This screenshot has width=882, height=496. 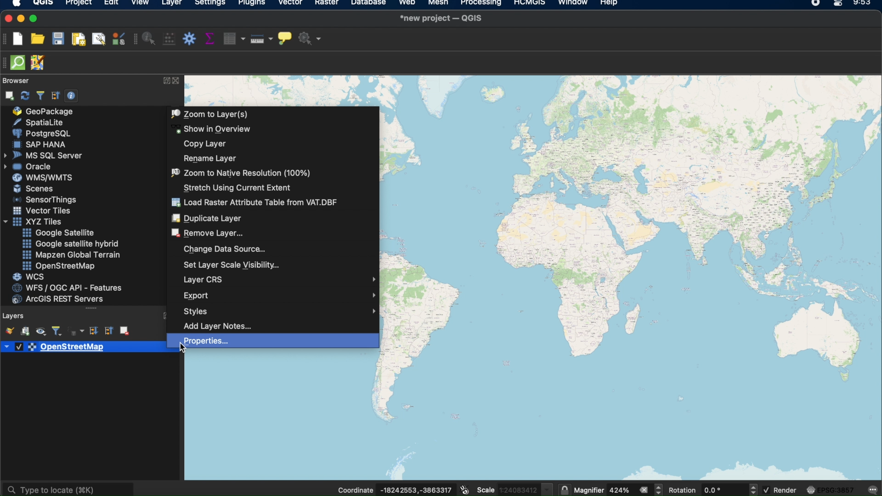 I want to click on save project, so click(x=58, y=39).